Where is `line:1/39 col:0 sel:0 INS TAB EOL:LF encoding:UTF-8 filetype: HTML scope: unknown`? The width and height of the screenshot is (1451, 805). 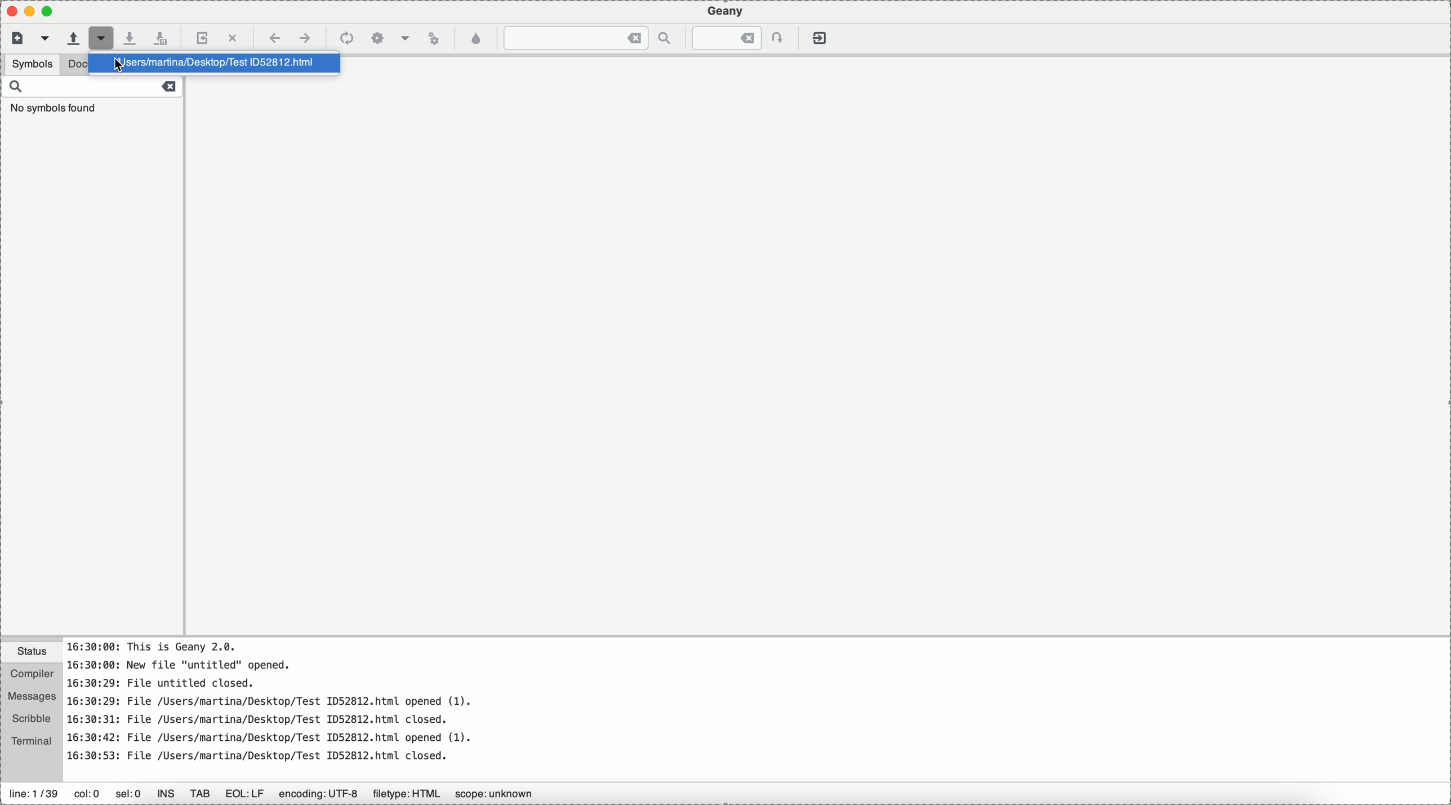
line:1/39 col:0 sel:0 INS TAB EOL:LF encoding:UTF-8 filetype: HTML scope: unknown is located at coordinates (286, 790).